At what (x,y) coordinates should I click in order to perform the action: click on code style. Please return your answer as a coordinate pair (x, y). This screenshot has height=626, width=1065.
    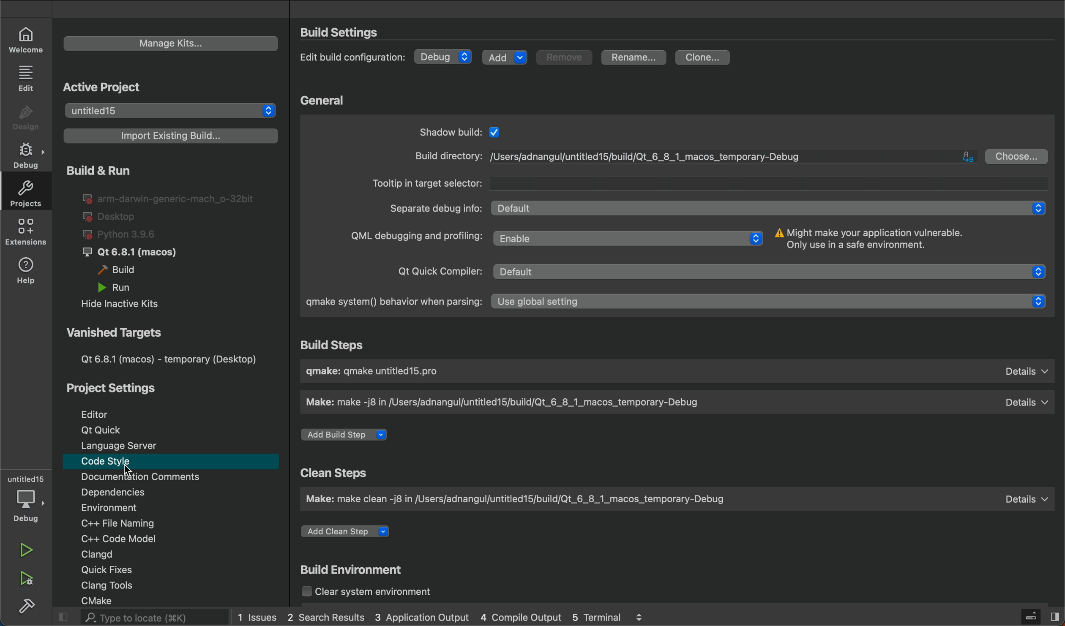
    Looking at the image, I should click on (115, 463).